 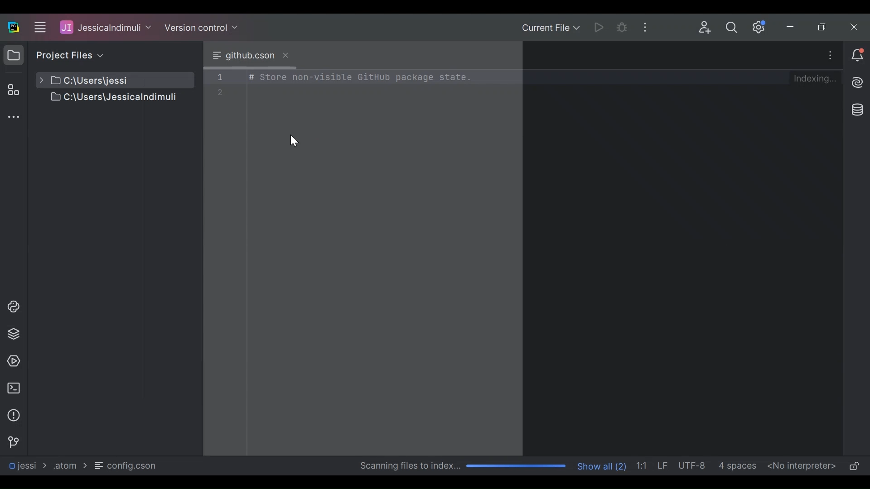 I want to click on Restore, so click(x=824, y=27).